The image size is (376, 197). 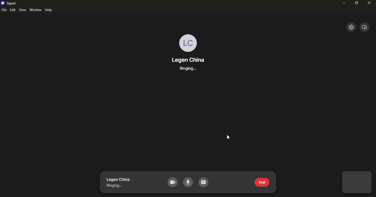 What do you see at coordinates (365, 28) in the screenshot?
I see `close` at bounding box center [365, 28].